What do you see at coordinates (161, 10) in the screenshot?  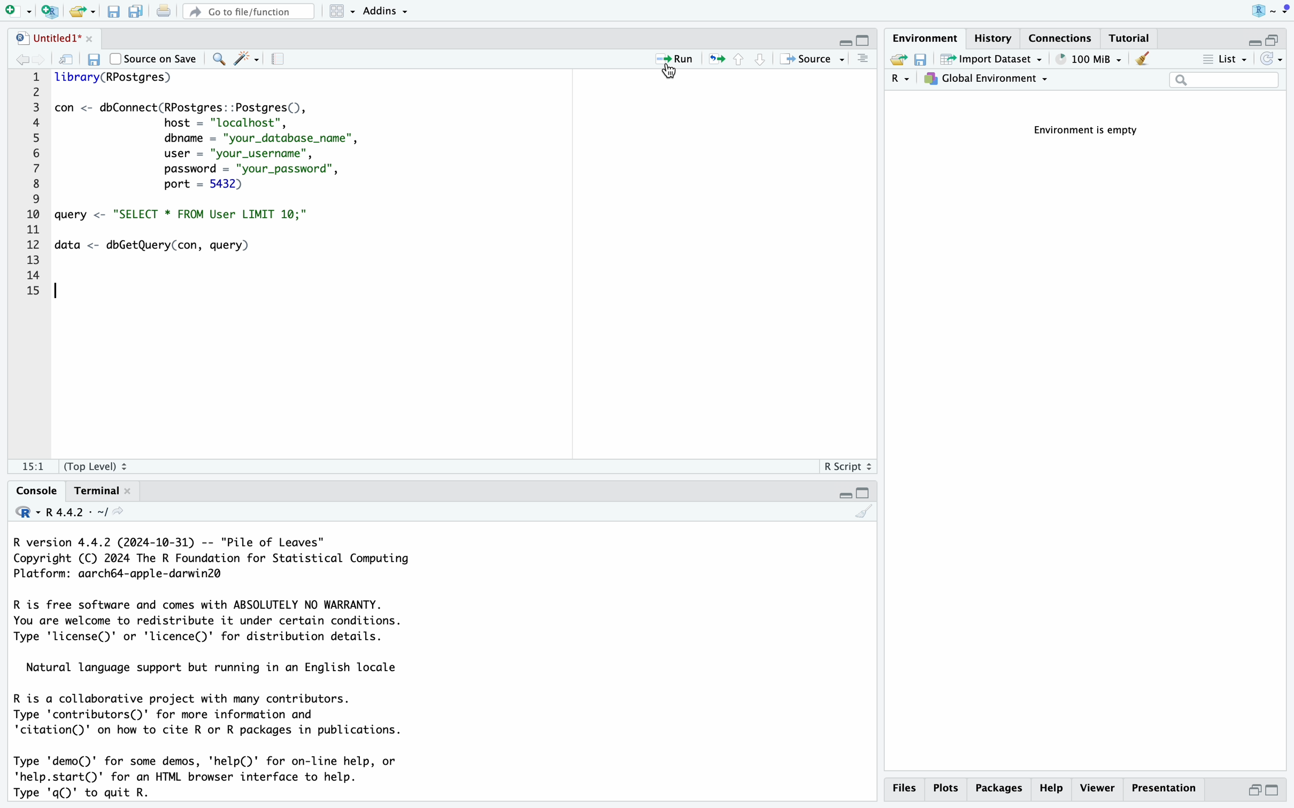 I see `print the current file` at bounding box center [161, 10].